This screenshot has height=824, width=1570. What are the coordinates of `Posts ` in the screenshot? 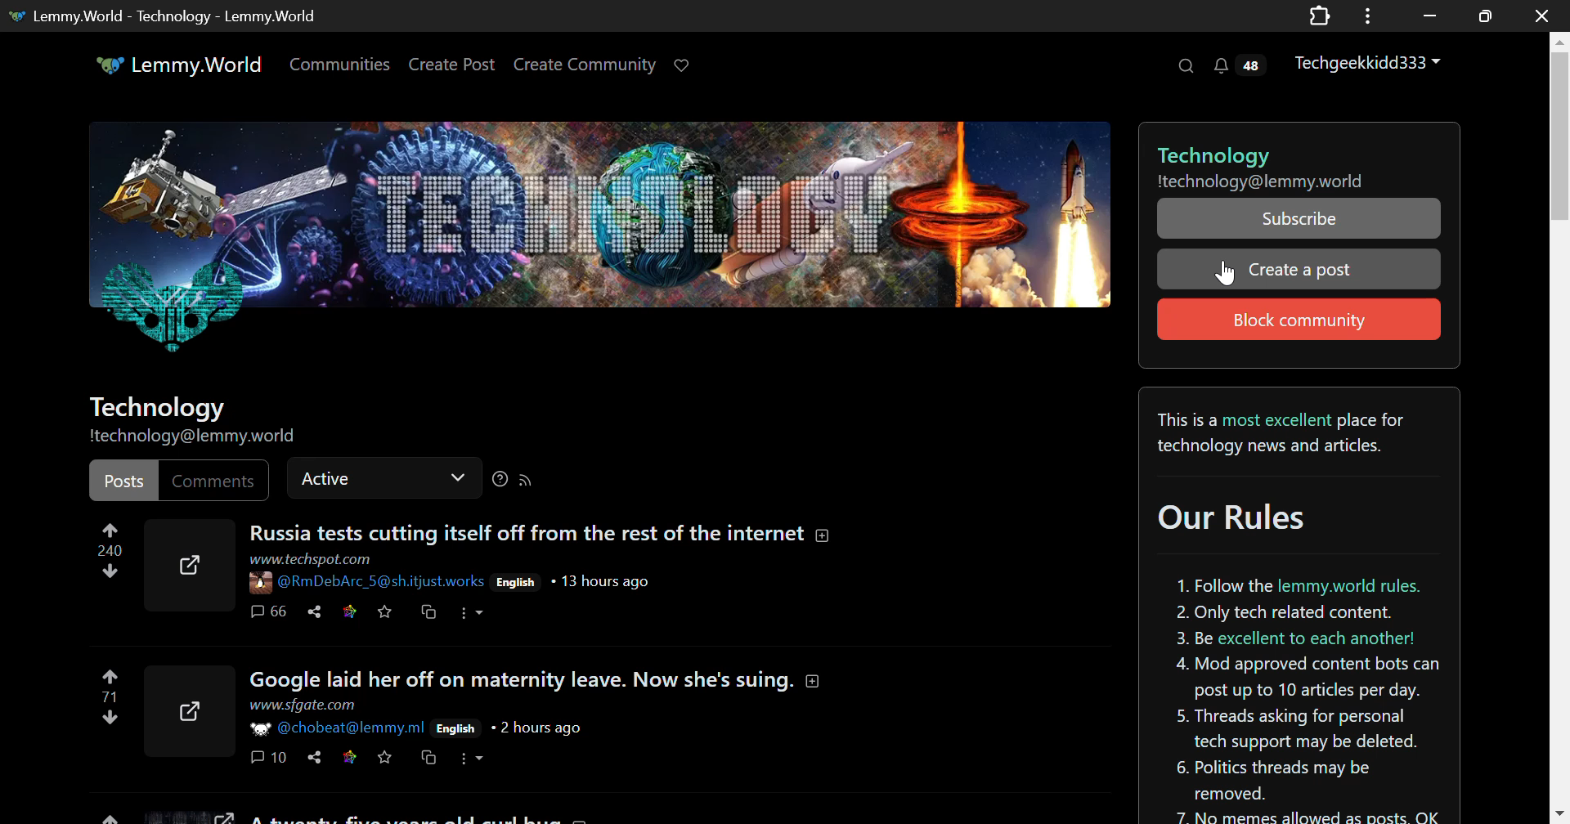 It's located at (121, 478).